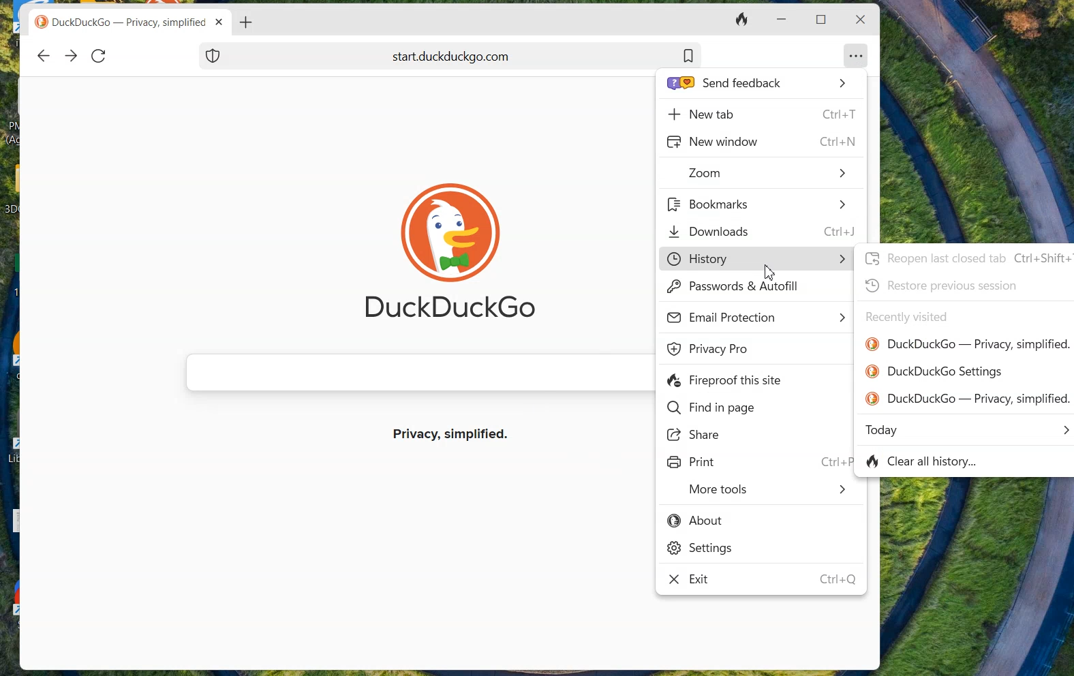  Describe the element at coordinates (694, 581) in the screenshot. I see `Exit` at that location.